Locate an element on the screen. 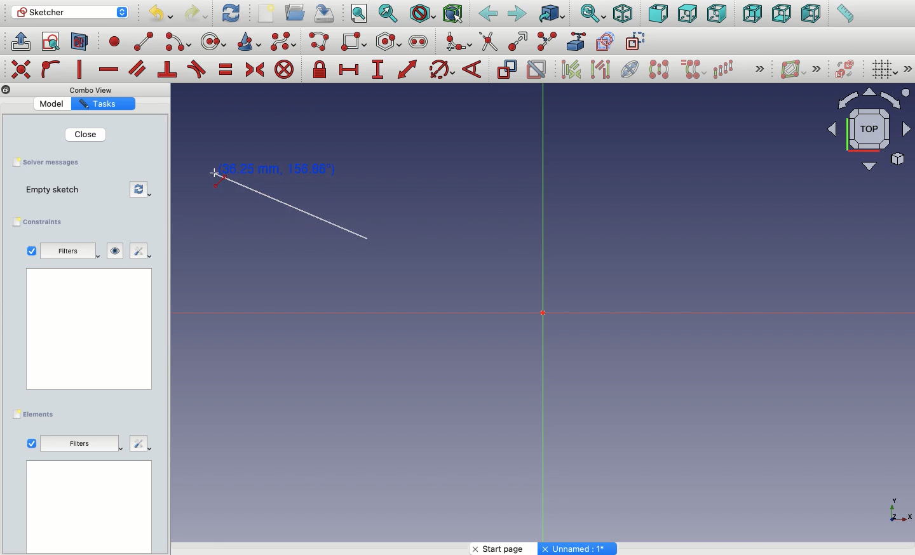  construction geometry is located at coordinates (637, 42).